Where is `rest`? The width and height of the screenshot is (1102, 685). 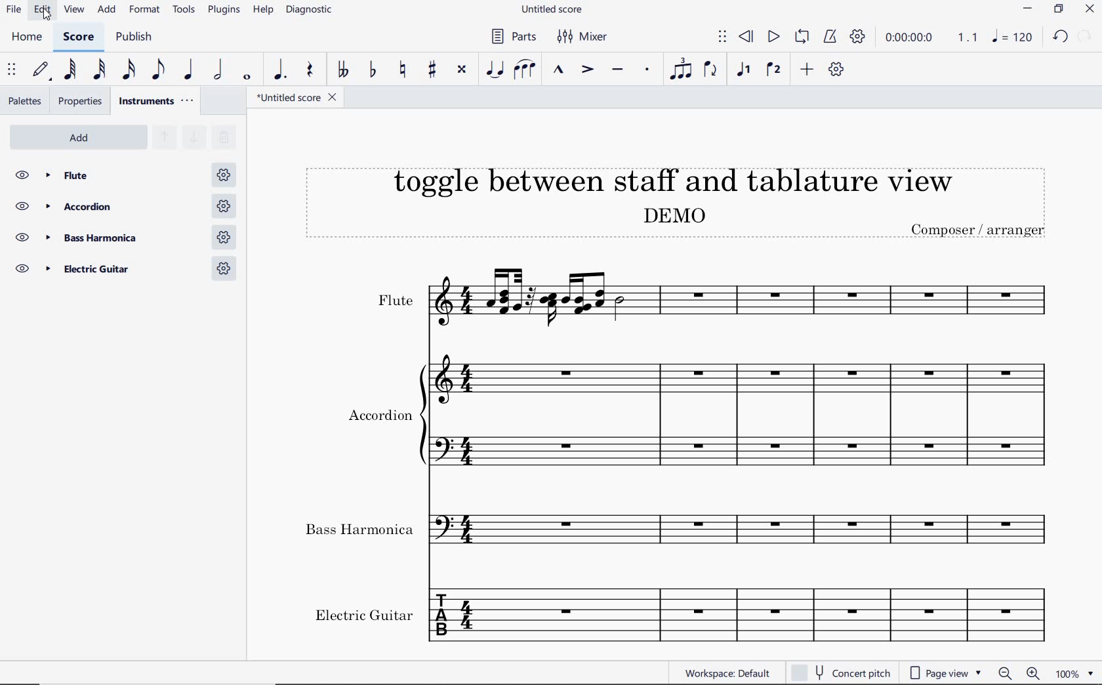
rest is located at coordinates (308, 70).